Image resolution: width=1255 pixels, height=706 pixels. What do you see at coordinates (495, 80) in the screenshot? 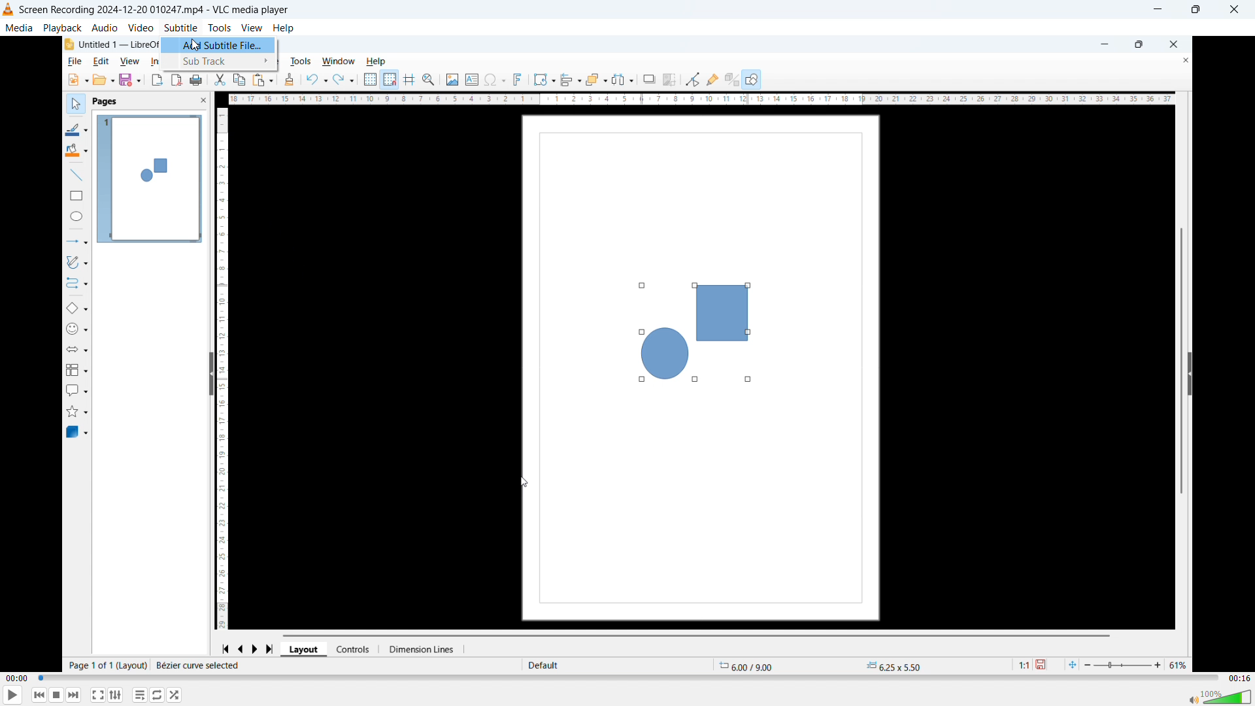
I see `special character` at bounding box center [495, 80].